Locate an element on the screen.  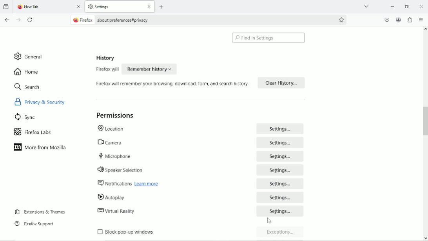
firefox support is located at coordinates (34, 224).